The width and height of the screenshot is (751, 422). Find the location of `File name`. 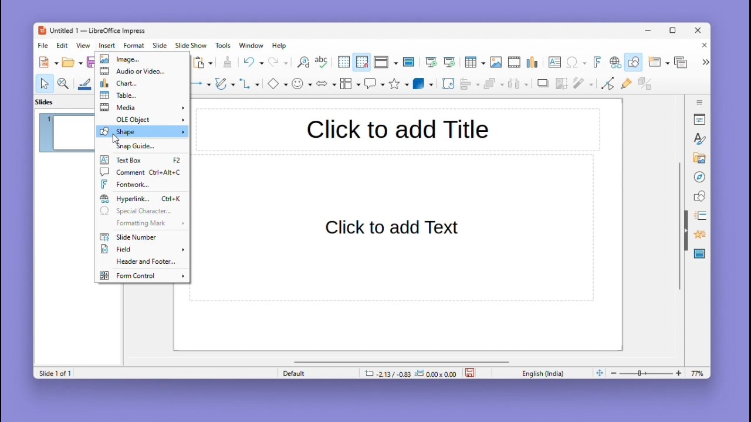

File name is located at coordinates (91, 31).